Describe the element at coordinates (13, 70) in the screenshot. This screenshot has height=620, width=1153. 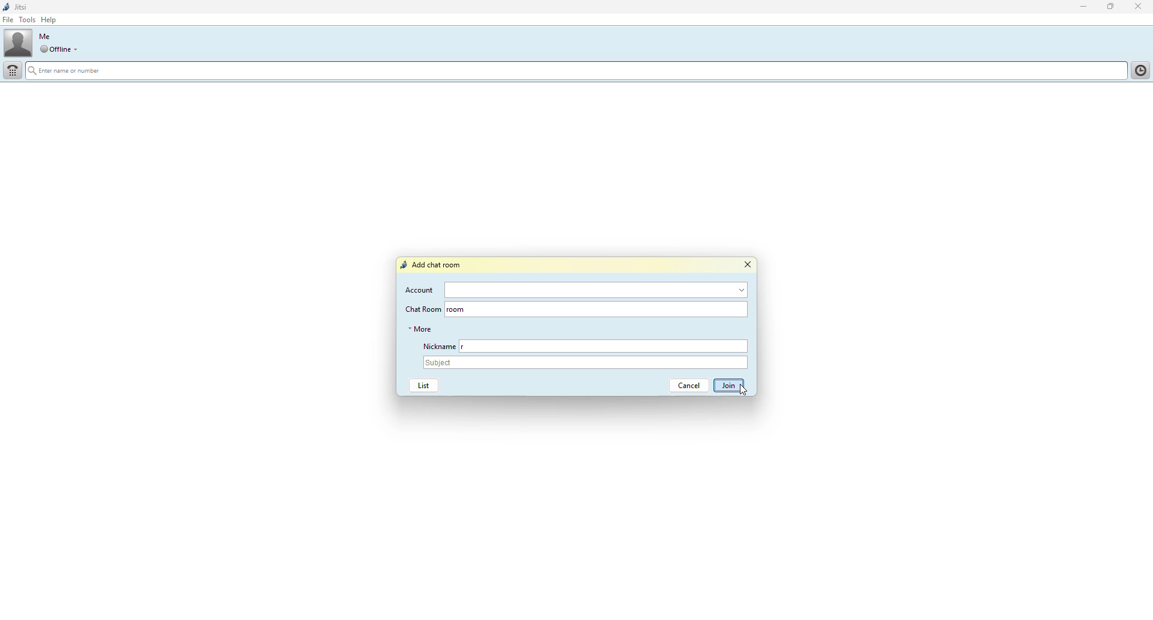
I see `dial pad` at that location.